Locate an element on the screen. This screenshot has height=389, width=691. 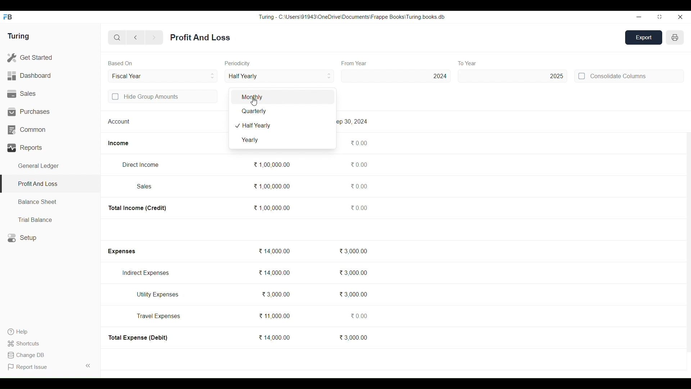
Until Date is located at coordinates (163, 76).